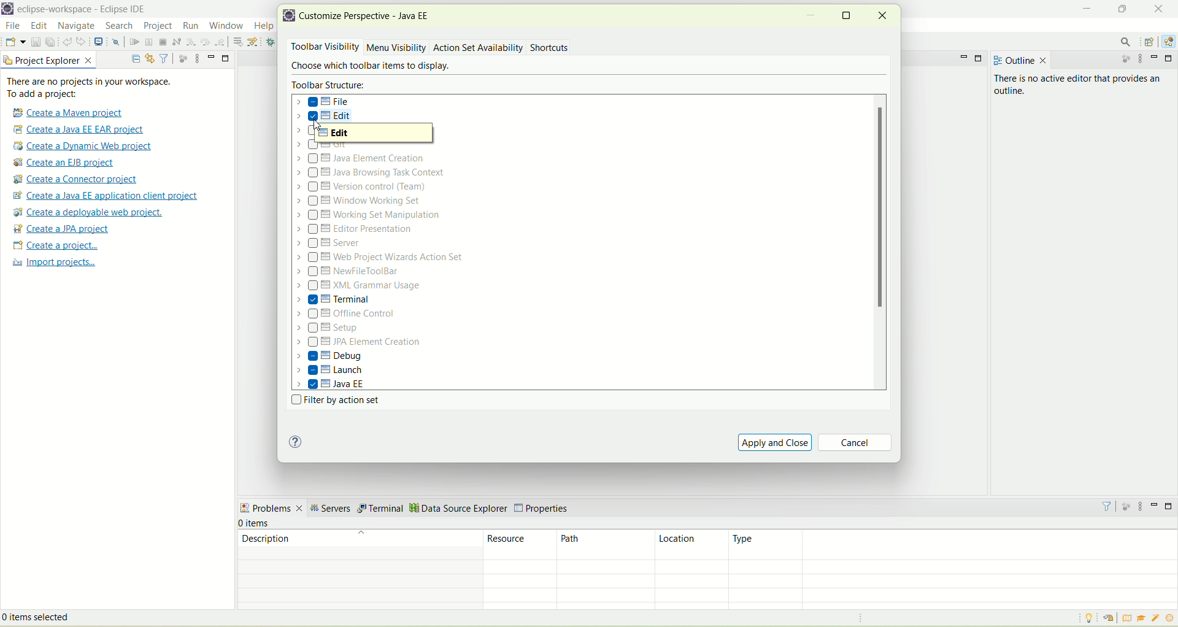 The image size is (1178, 627). What do you see at coordinates (368, 67) in the screenshot?
I see `toolbar items to display` at bounding box center [368, 67].